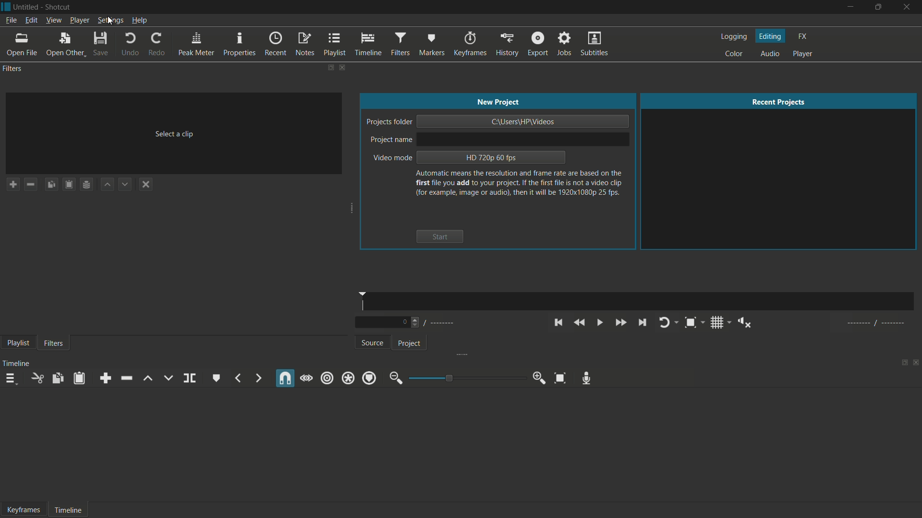  I want to click on edit menu, so click(30, 20).